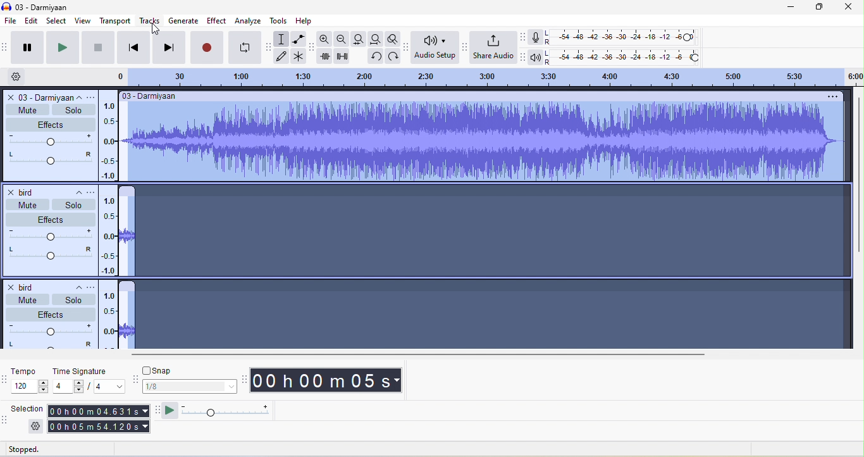  What do you see at coordinates (75, 289) in the screenshot?
I see `collapse` at bounding box center [75, 289].